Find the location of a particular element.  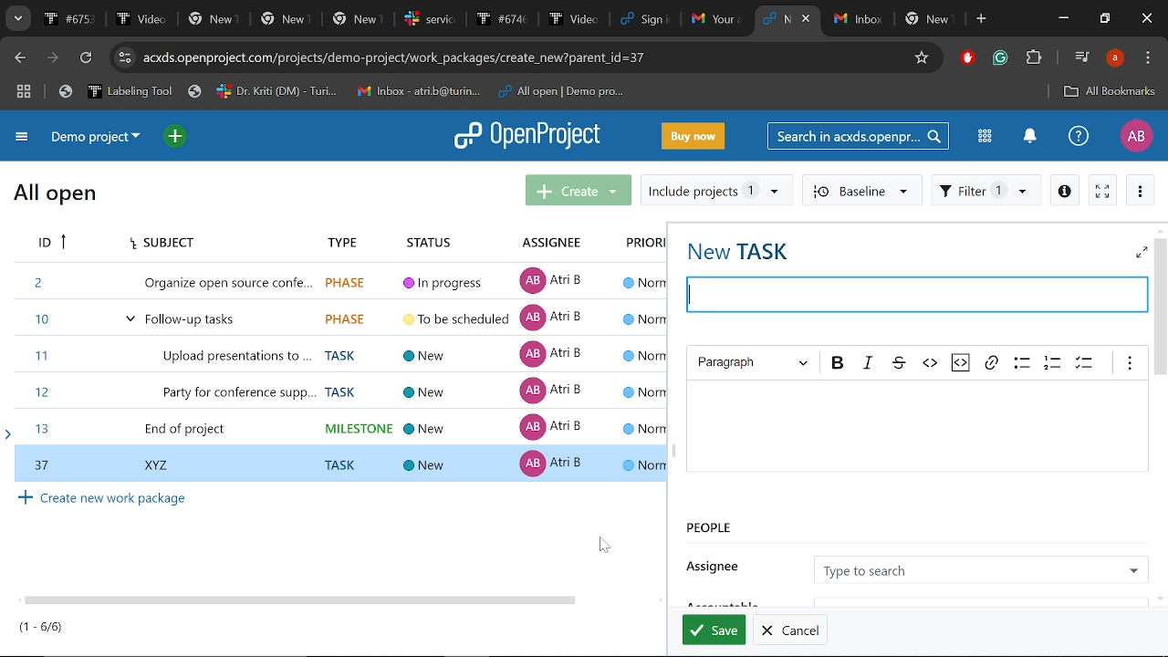

profile is located at coordinates (1115, 57).